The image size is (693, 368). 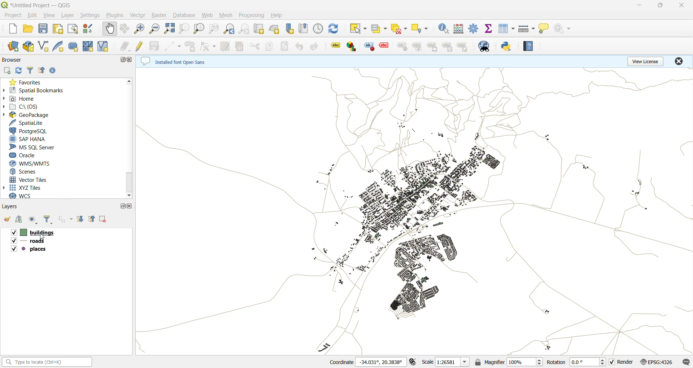 I want to click on new 3d map, so click(x=275, y=29).